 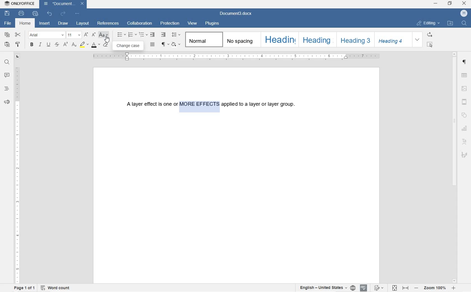 I want to click on NONPRINTING CHARACTERS, so click(x=165, y=44).